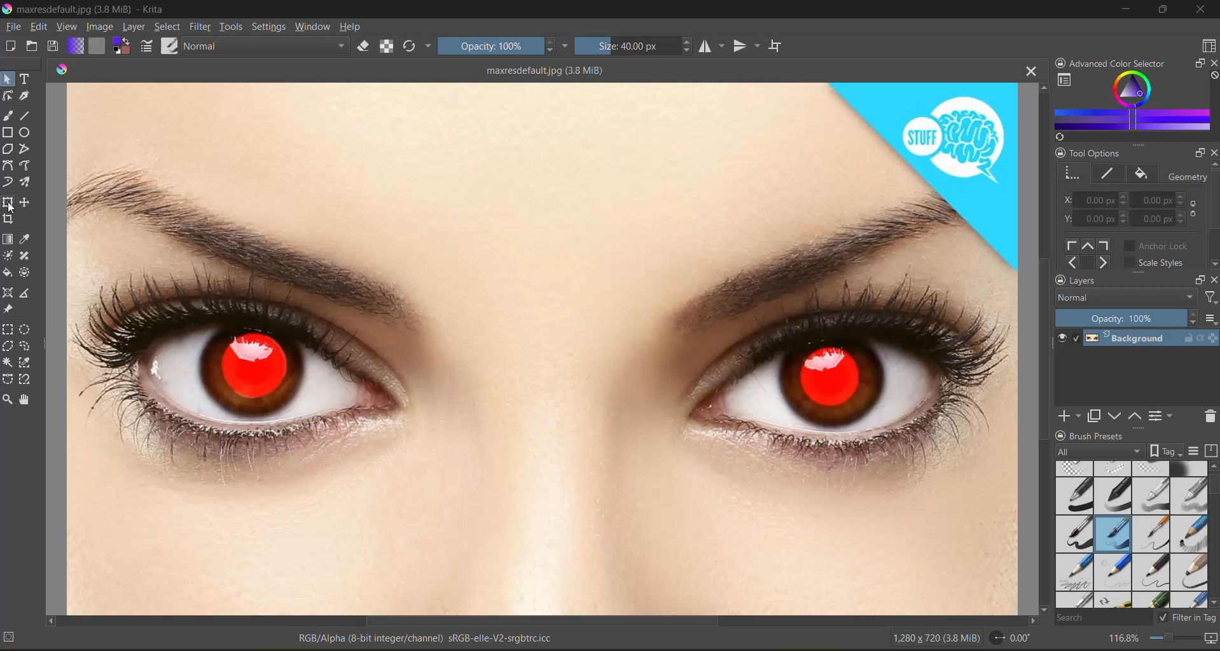 Image resolution: width=1220 pixels, height=651 pixels. What do you see at coordinates (169, 27) in the screenshot?
I see `select` at bounding box center [169, 27].